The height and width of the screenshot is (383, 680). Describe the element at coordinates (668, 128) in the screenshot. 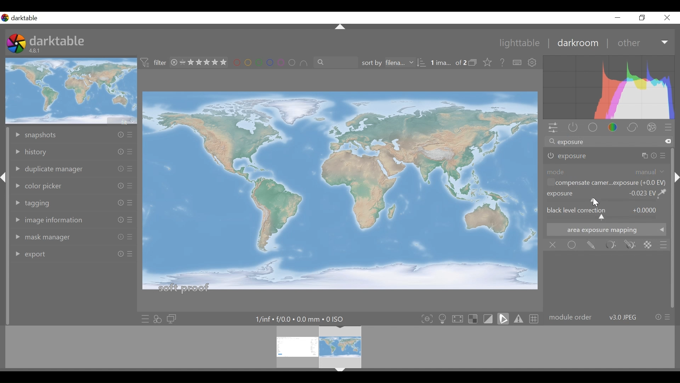

I see `presets` at that location.